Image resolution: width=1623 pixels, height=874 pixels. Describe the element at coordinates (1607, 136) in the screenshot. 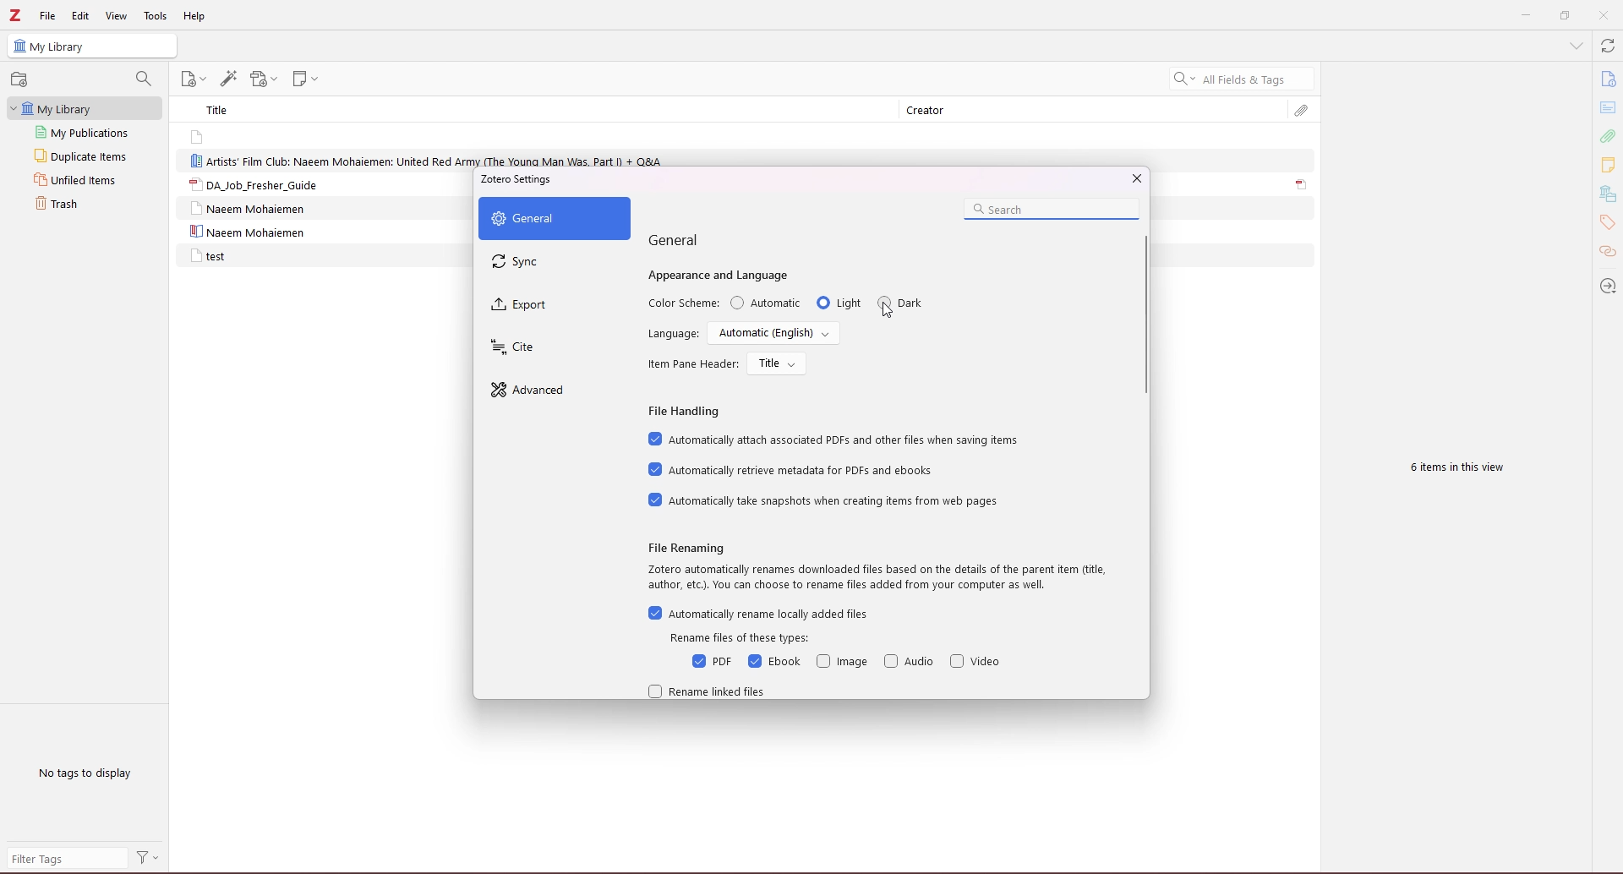

I see `attachment` at that location.